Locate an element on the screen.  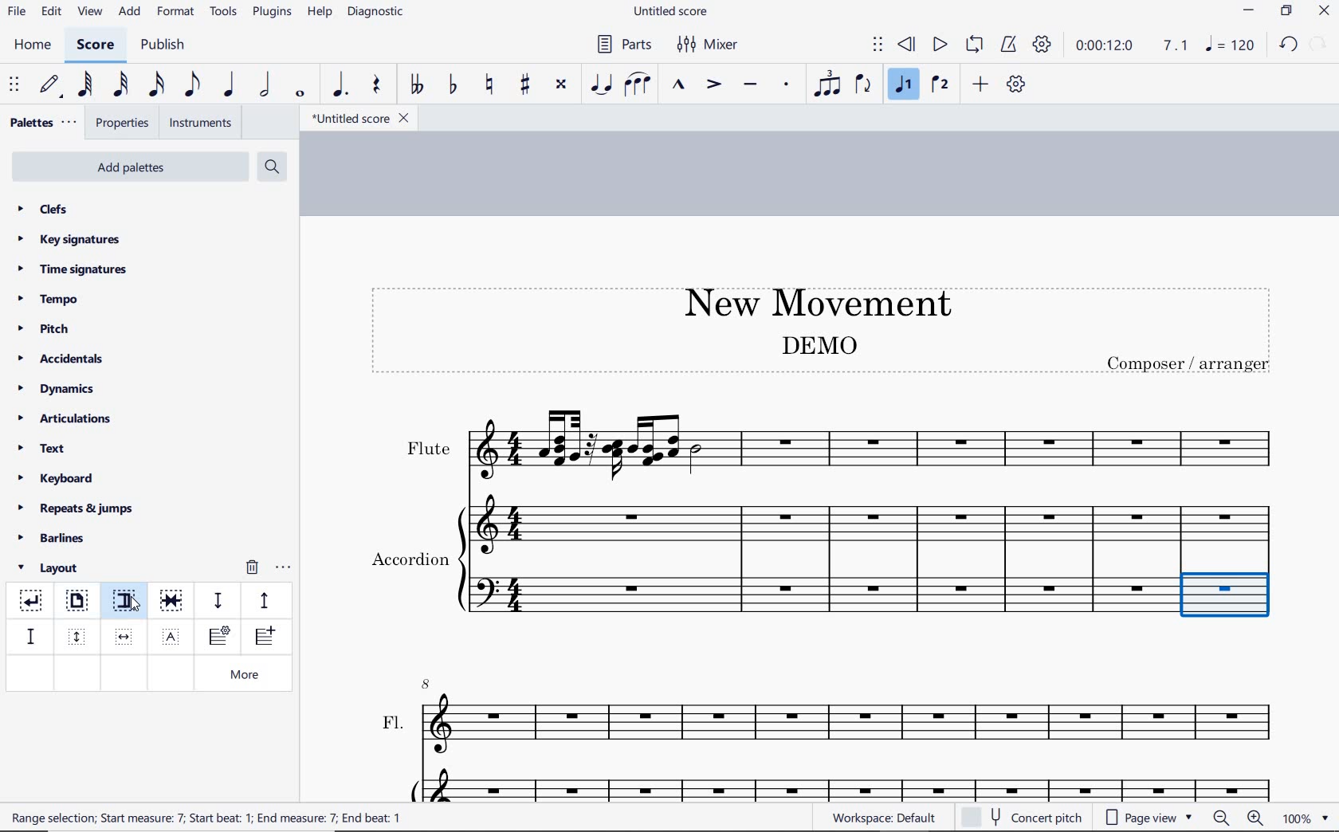
zoom in is located at coordinates (1259, 819).